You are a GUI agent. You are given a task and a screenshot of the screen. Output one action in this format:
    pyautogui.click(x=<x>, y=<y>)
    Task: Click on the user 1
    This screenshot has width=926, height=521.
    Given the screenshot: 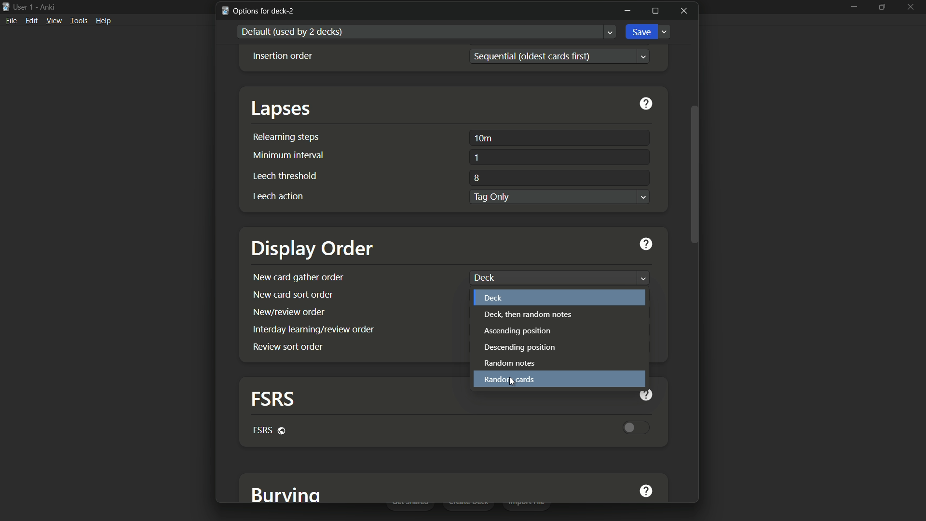 What is the action you would take?
    pyautogui.click(x=24, y=7)
    